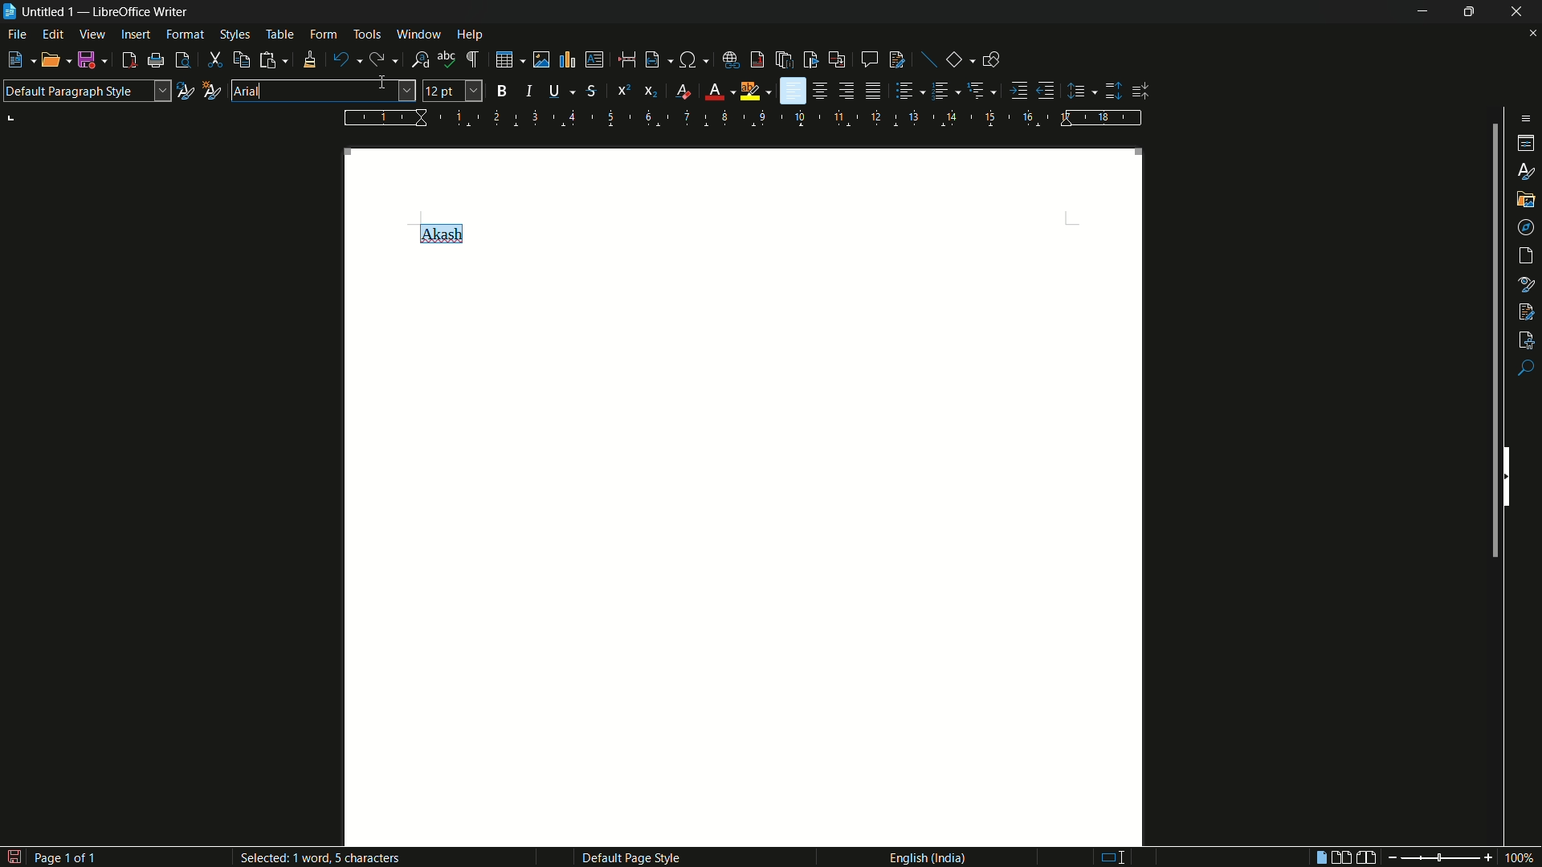 The width and height of the screenshot is (1542, 867). What do you see at coordinates (136, 34) in the screenshot?
I see `insert menu` at bounding box center [136, 34].